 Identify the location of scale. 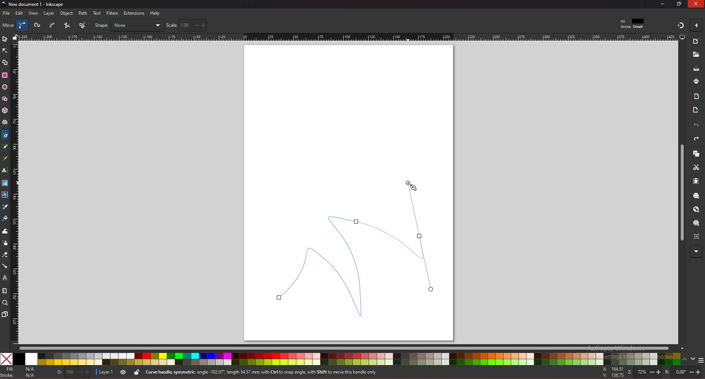
(187, 25).